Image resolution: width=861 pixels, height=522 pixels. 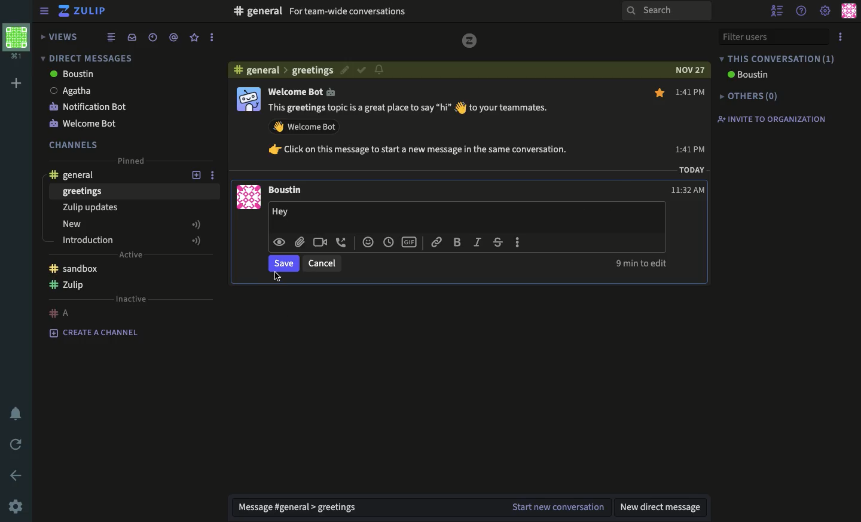 I want to click on inbox, so click(x=132, y=37).